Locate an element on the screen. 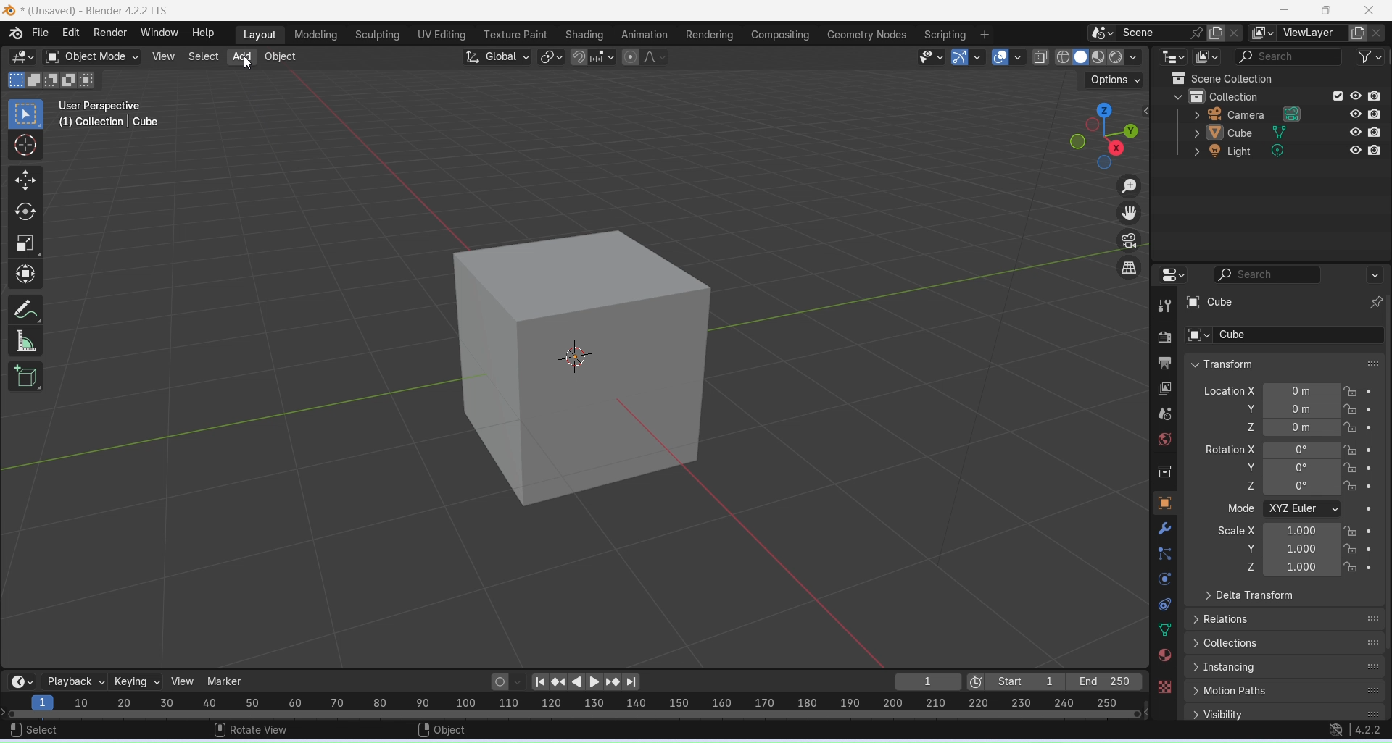 The image size is (1392, 743). Jump to endpoint is located at coordinates (537, 681).